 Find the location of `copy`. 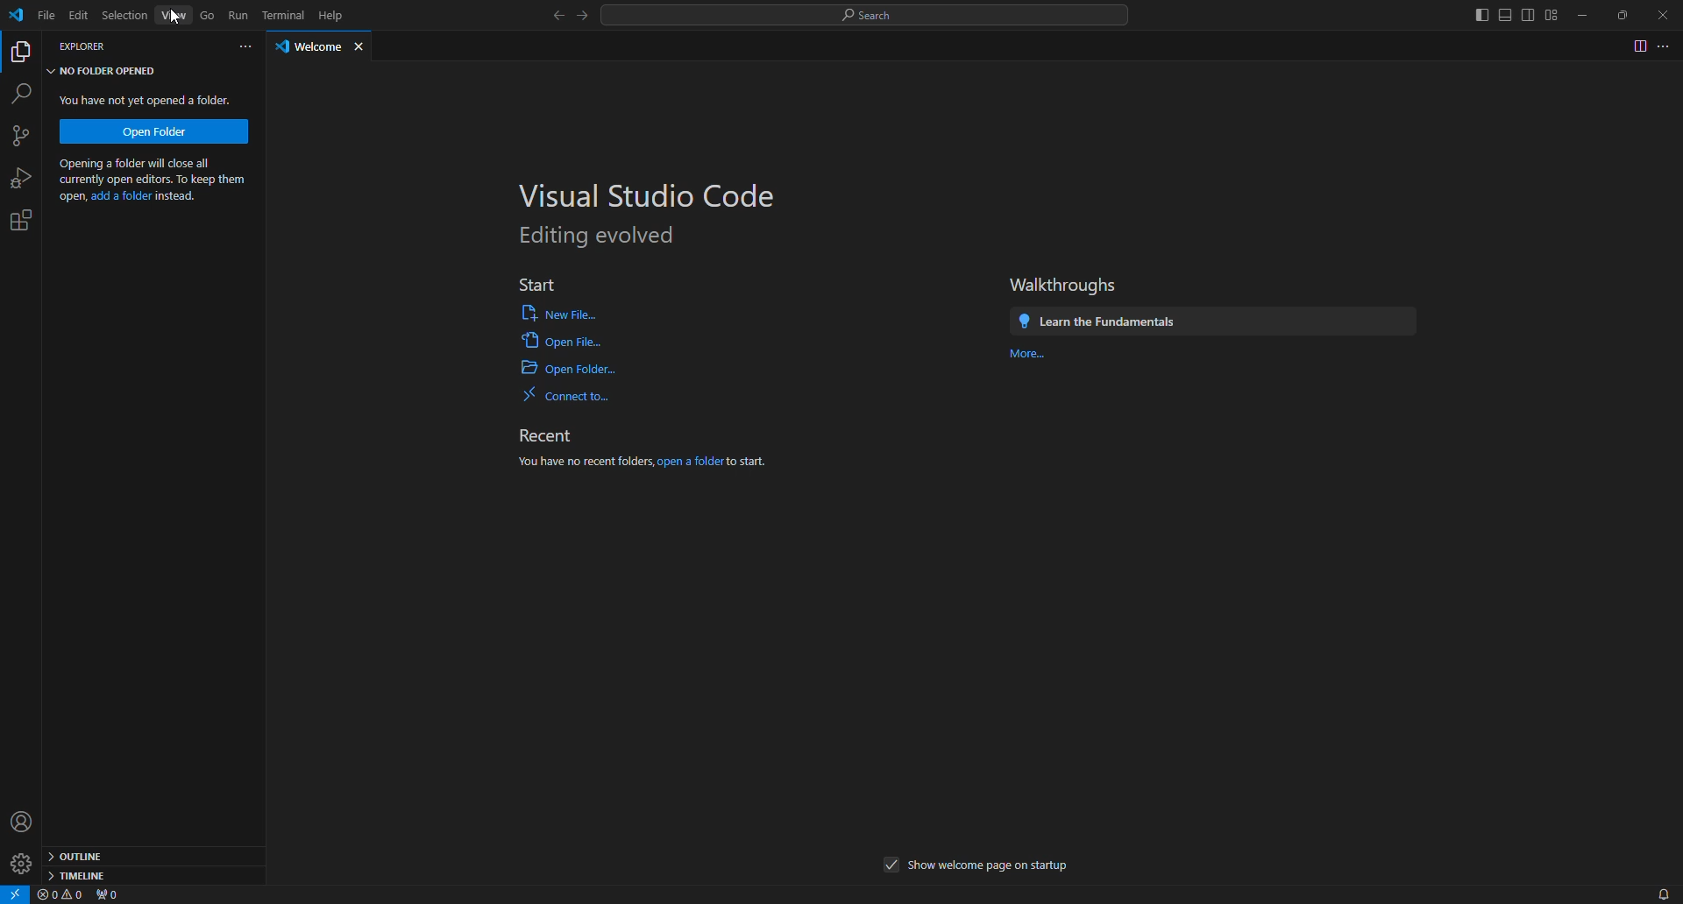

copy is located at coordinates (23, 54).